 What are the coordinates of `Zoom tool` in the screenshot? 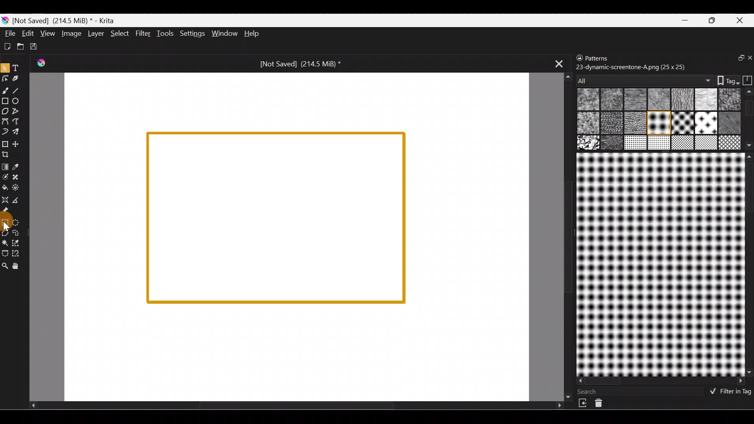 It's located at (5, 267).